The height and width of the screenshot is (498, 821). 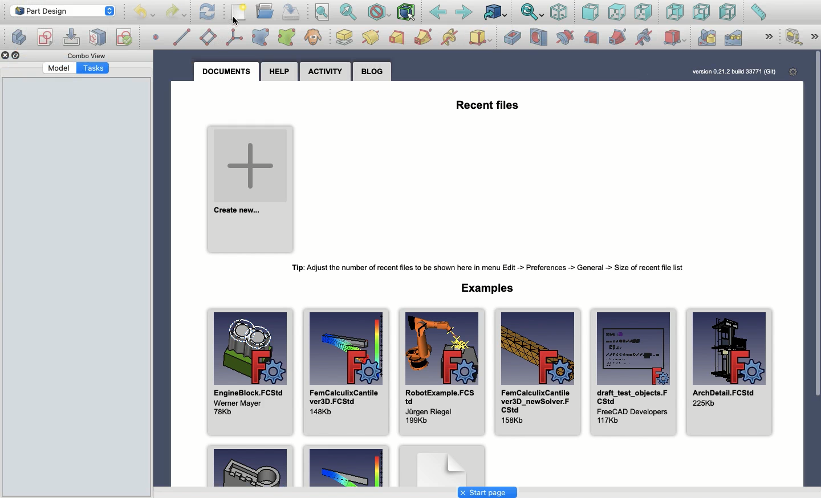 I want to click on Example 1, so click(x=249, y=466).